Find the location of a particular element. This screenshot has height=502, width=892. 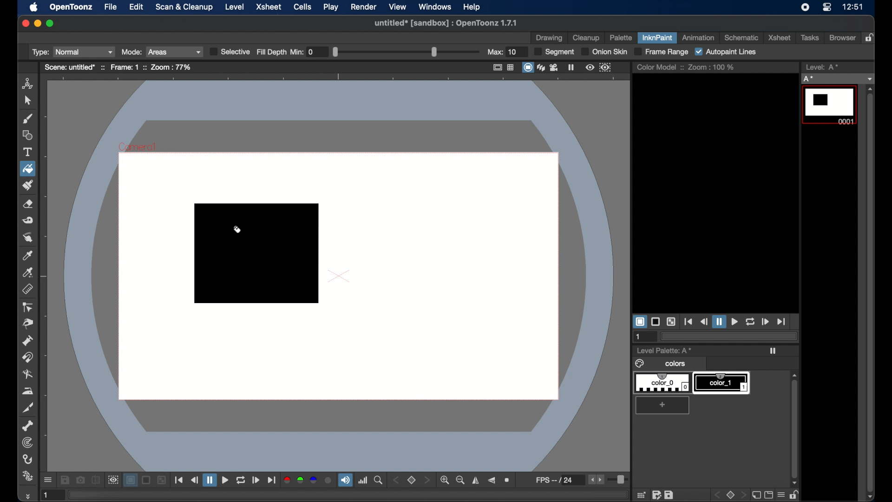

pump tool is located at coordinates (27, 341).